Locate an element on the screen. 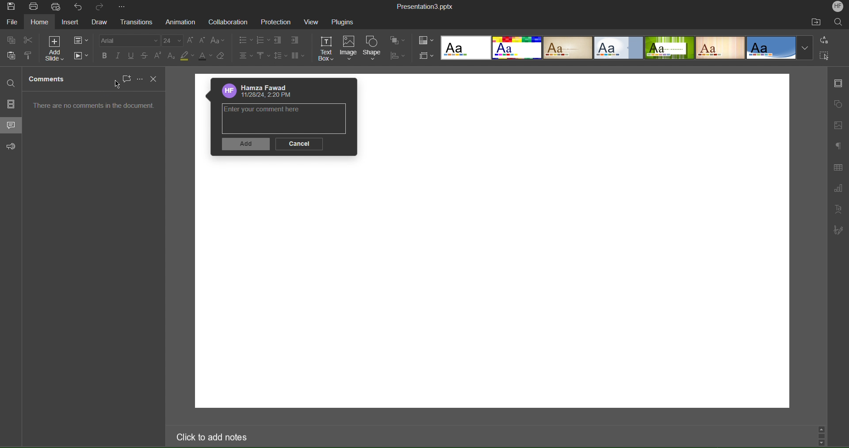 The image size is (849, 448). Font is located at coordinates (130, 41).